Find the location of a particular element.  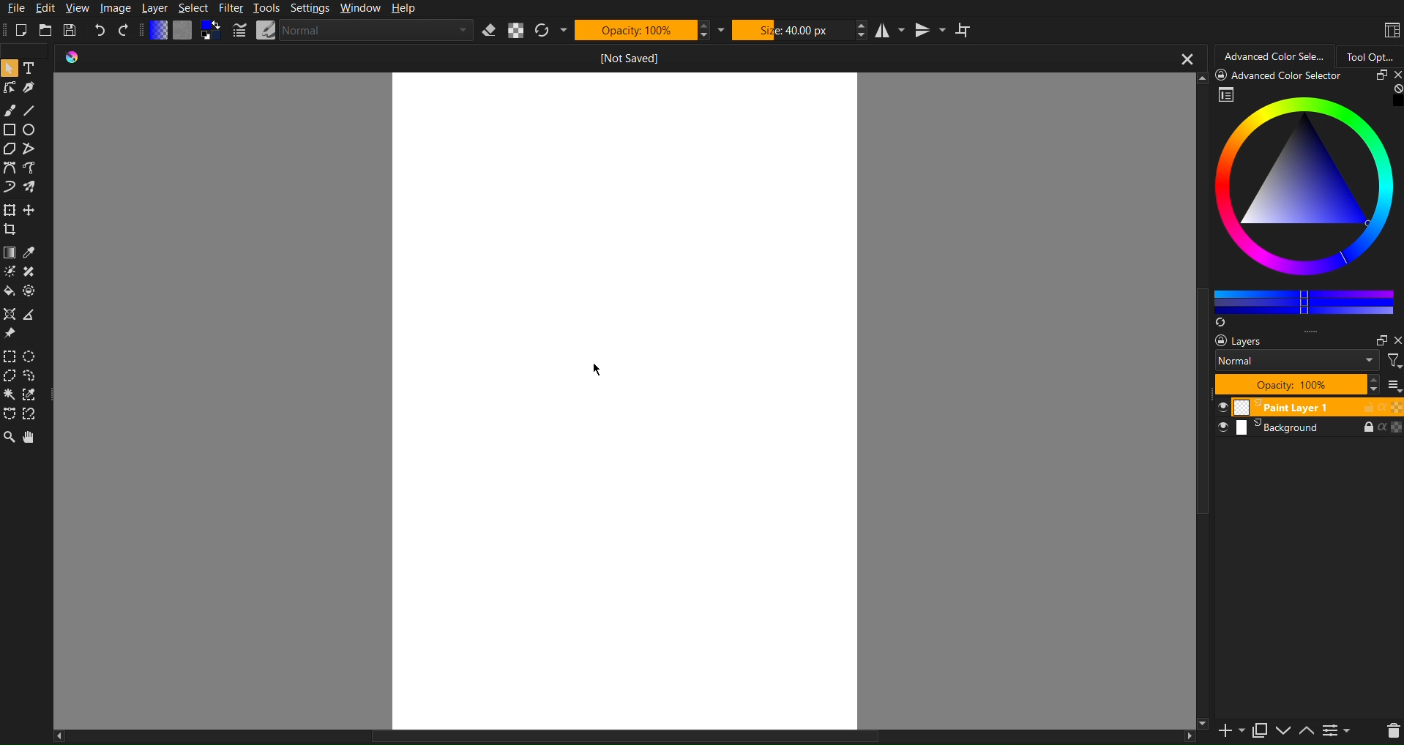

Pointer is located at coordinates (9, 67).